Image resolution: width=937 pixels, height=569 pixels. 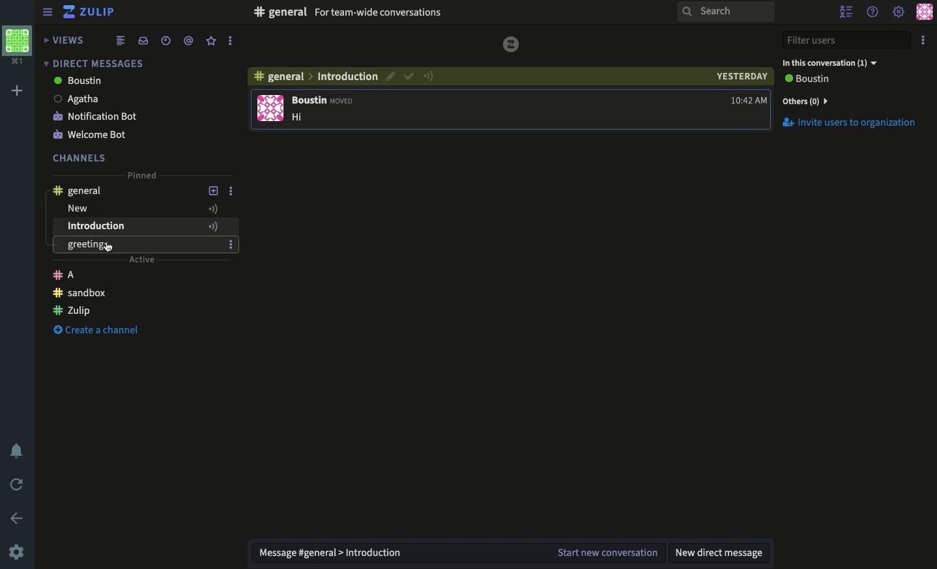 What do you see at coordinates (428, 76) in the screenshot?
I see `Active` at bounding box center [428, 76].